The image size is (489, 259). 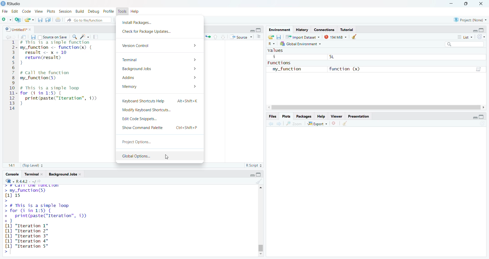 I want to click on prompt cursor, so click(x=5, y=252).